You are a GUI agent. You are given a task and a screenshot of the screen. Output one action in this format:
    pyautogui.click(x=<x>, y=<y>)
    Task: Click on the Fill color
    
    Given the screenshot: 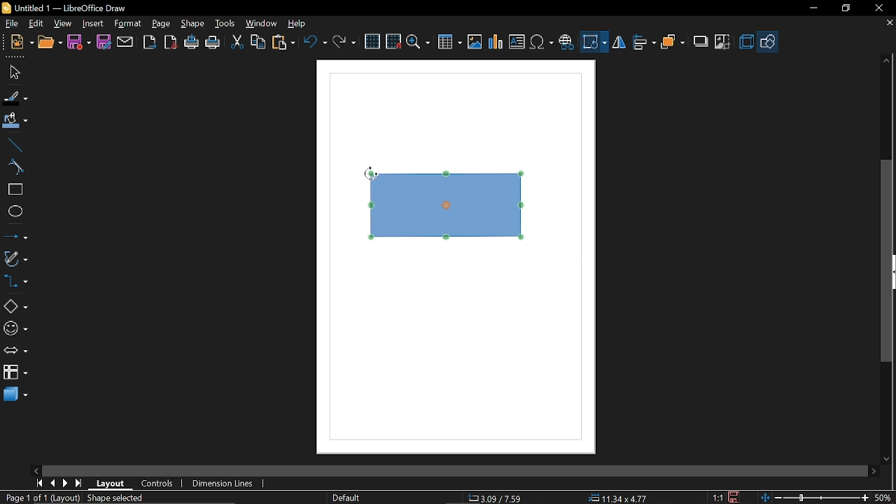 What is the action you would take?
    pyautogui.click(x=15, y=121)
    